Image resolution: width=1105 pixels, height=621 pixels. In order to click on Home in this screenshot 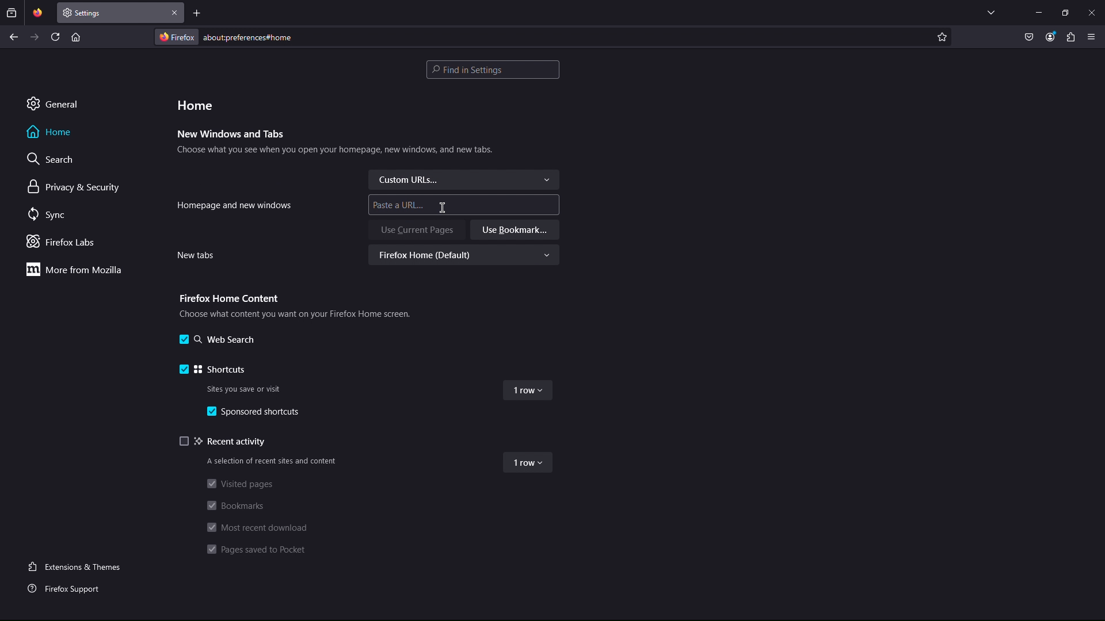, I will do `click(50, 132)`.